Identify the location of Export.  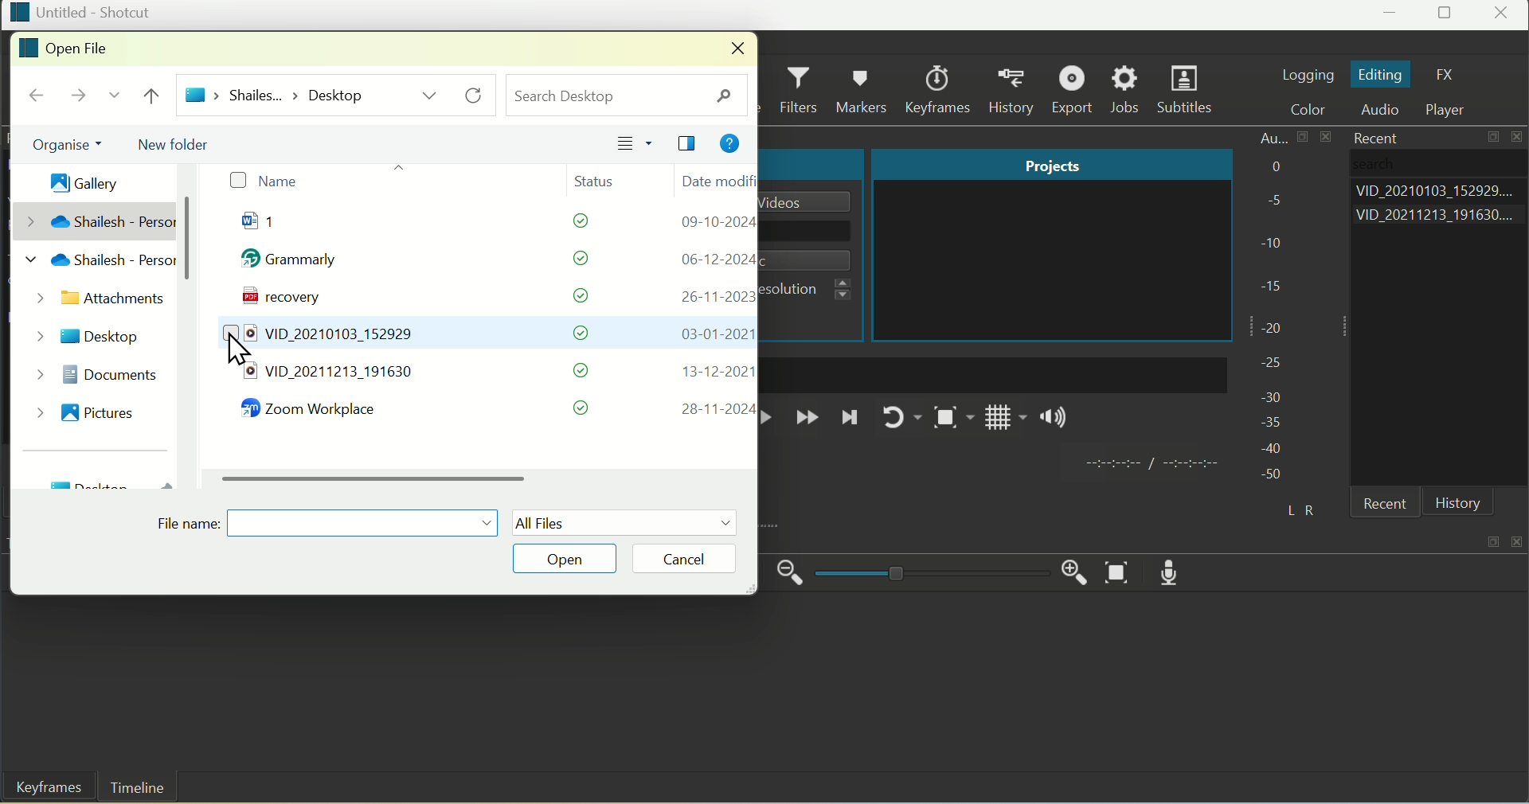
(1075, 89).